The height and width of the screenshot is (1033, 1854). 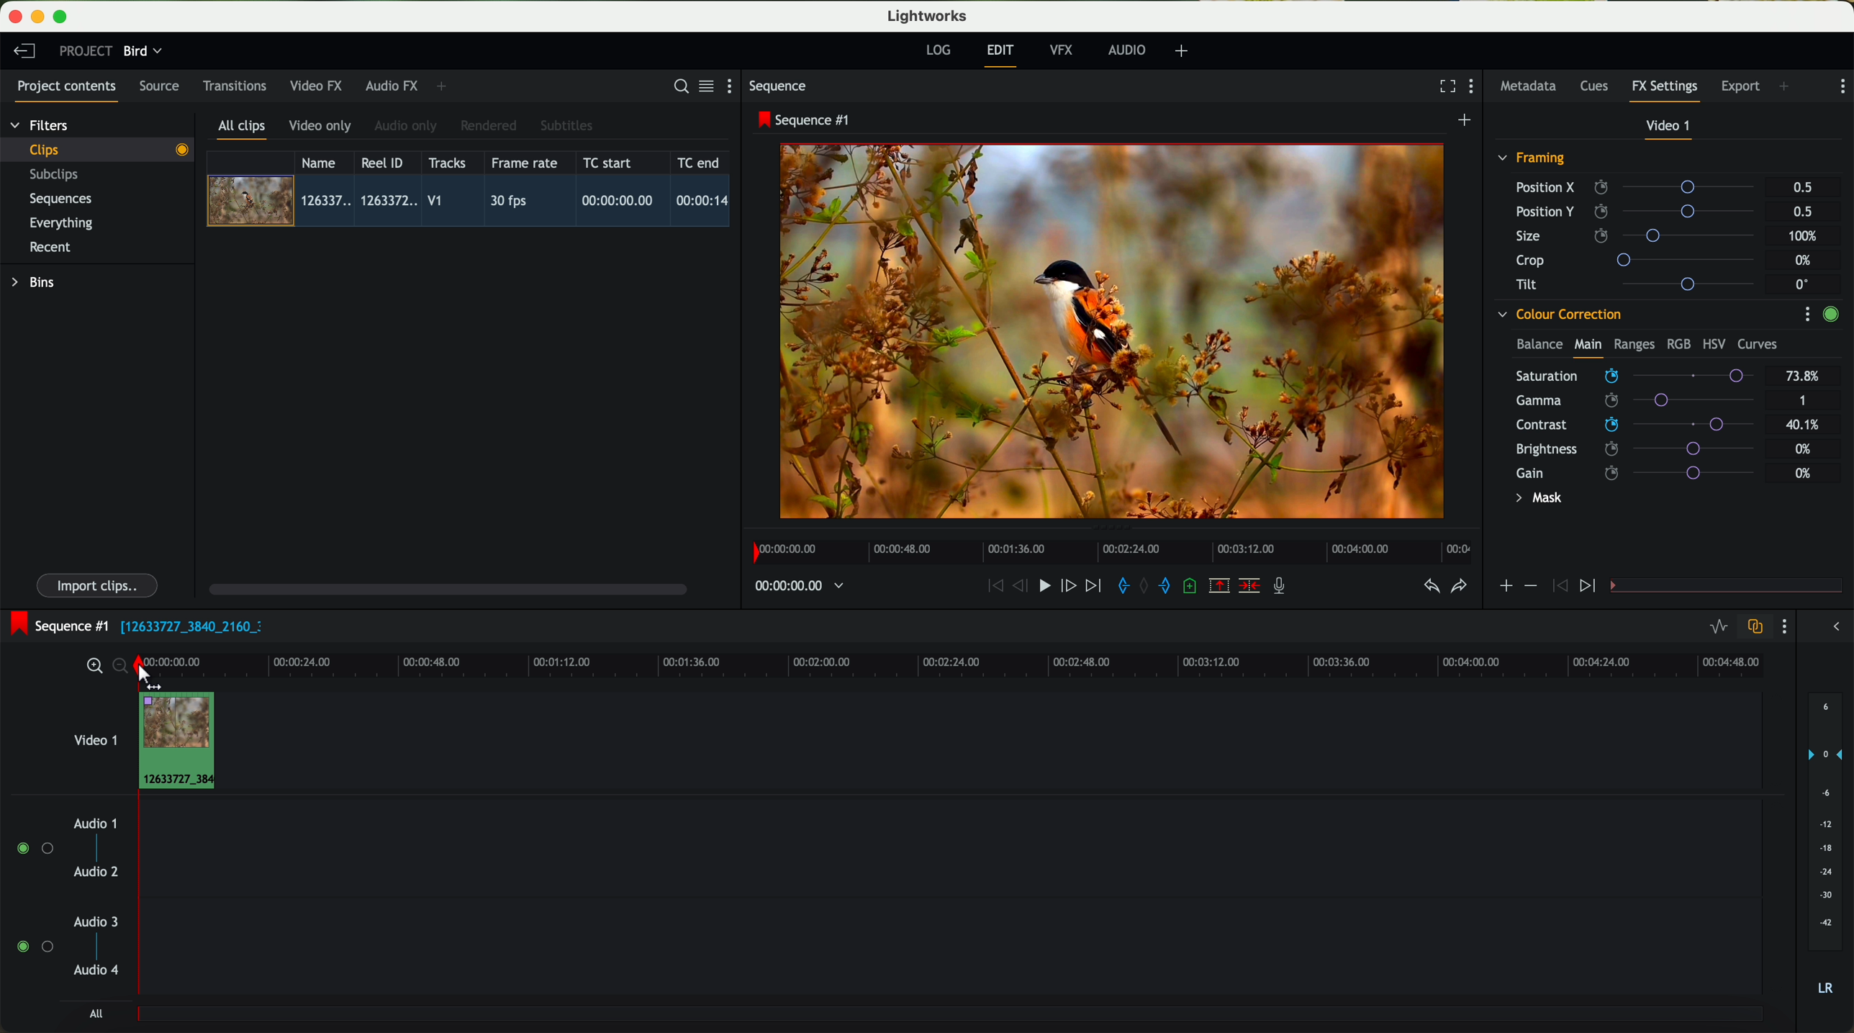 What do you see at coordinates (1023, 587) in the screenshot?
I see `nudge one frame back` at bounding box center [1023, 587].